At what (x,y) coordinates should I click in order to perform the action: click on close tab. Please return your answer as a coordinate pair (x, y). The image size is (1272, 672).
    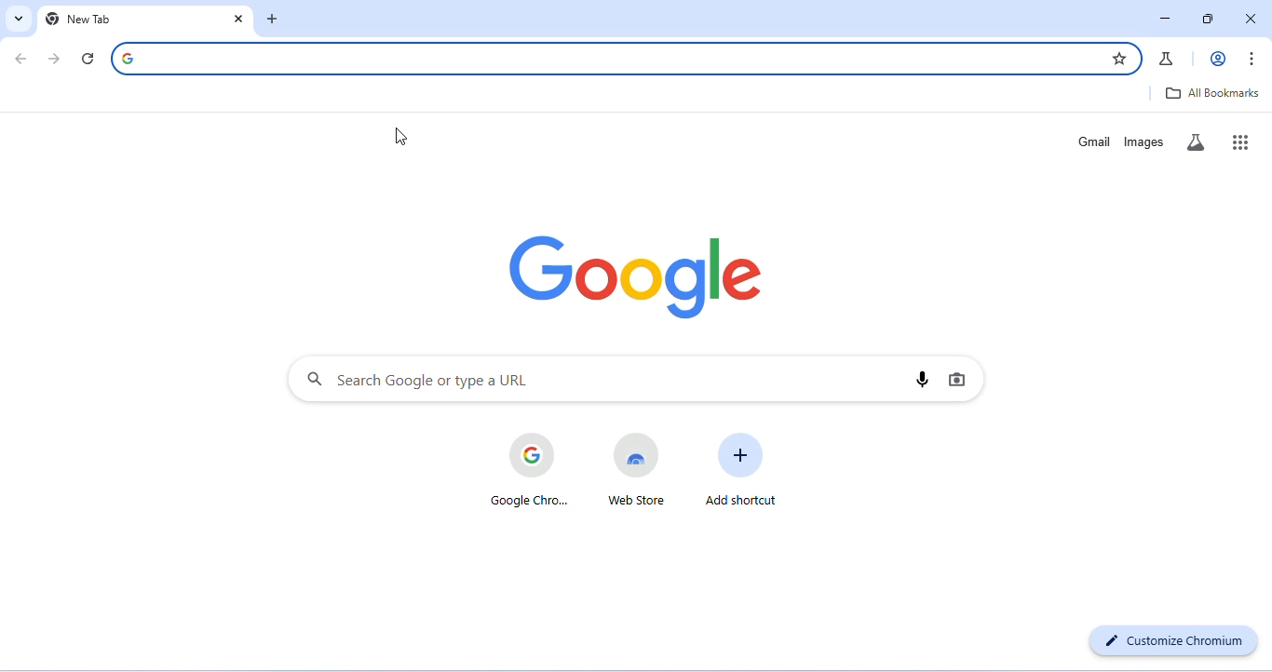
    Looking at the image, I should click on (239, 19).